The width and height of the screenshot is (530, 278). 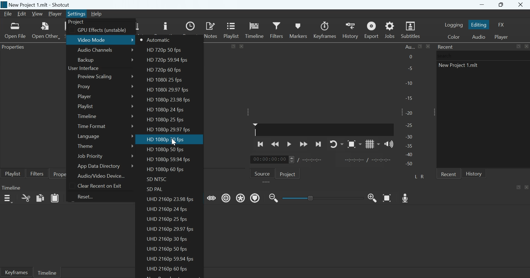 What do you see at coordinates (242, 46) in the screenshot?
I see `close` at bounding box center [242, 46].